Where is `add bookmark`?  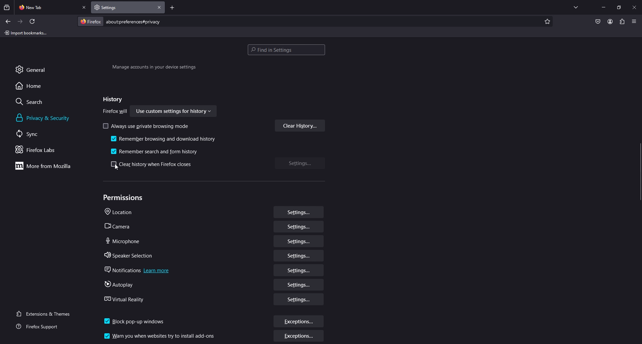 add bookmark is located at coordinates (546, 22).